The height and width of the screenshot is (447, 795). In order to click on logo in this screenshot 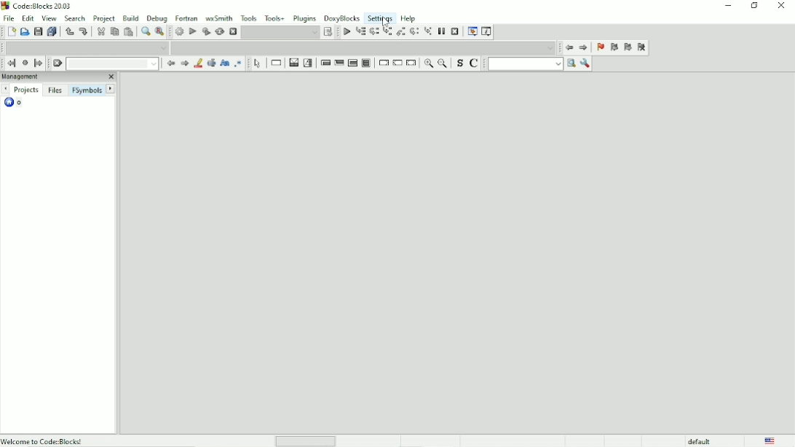, I will do `click(6, 6)`.